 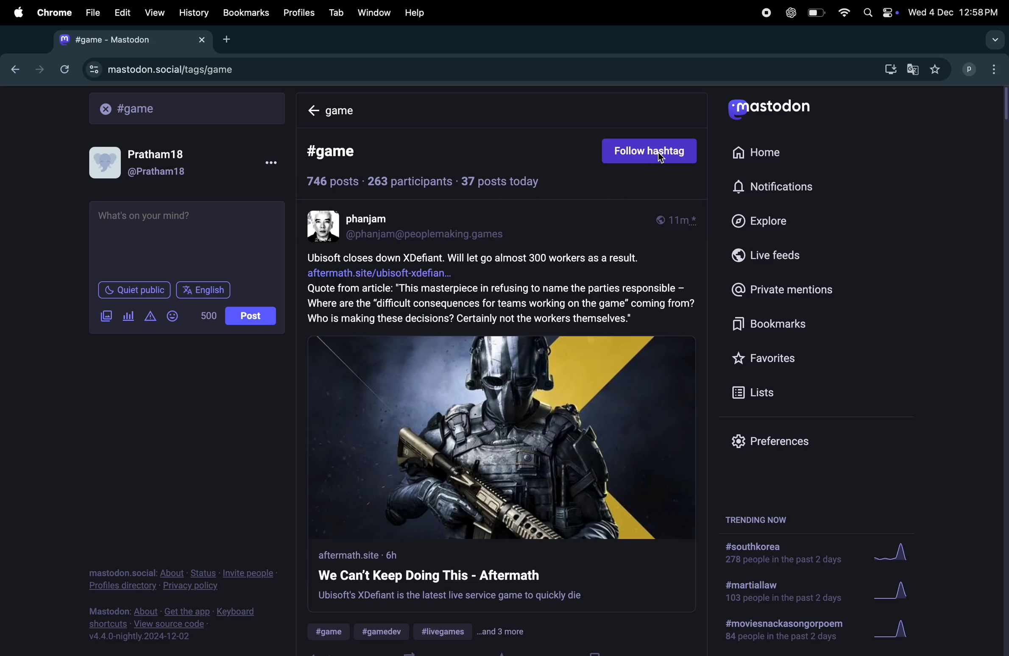 I want to click on mastodon tab, so click(x=134, y=39).